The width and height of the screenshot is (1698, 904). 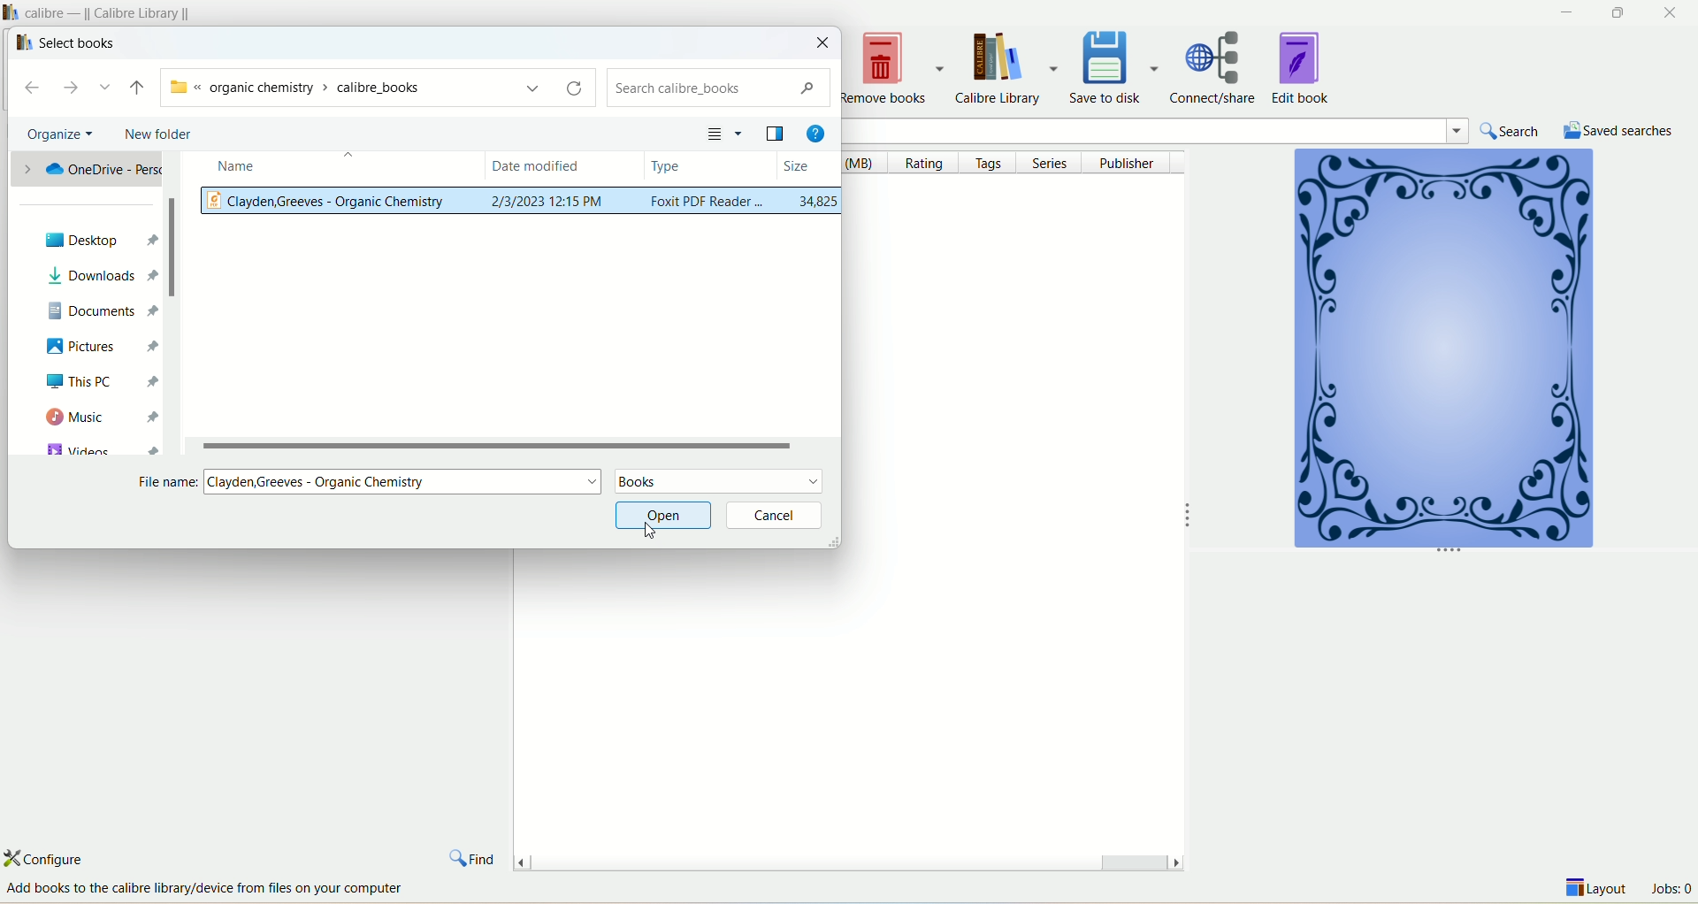 I want to click on close, so click(x=824, y=42).